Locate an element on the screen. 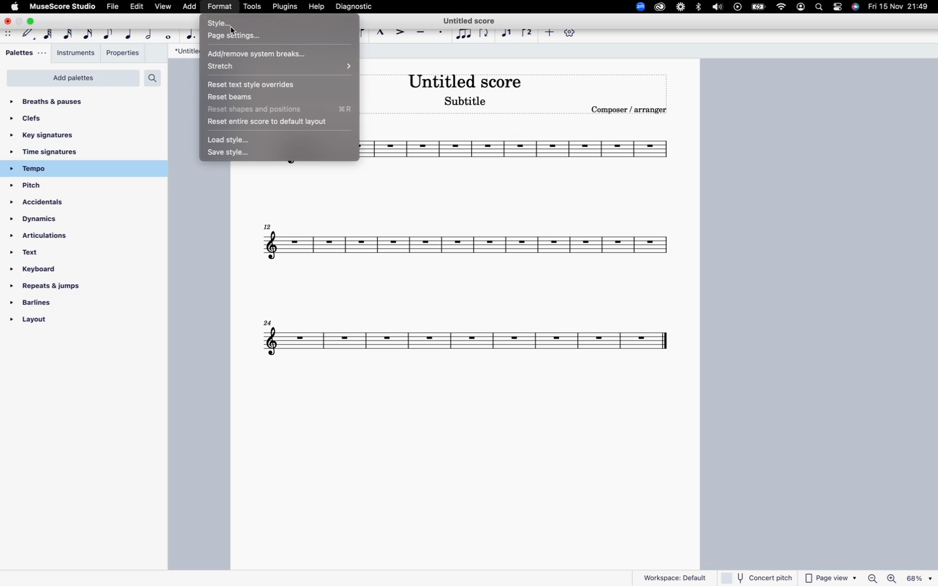  augmentation dot is located at coordinates (193, 33).